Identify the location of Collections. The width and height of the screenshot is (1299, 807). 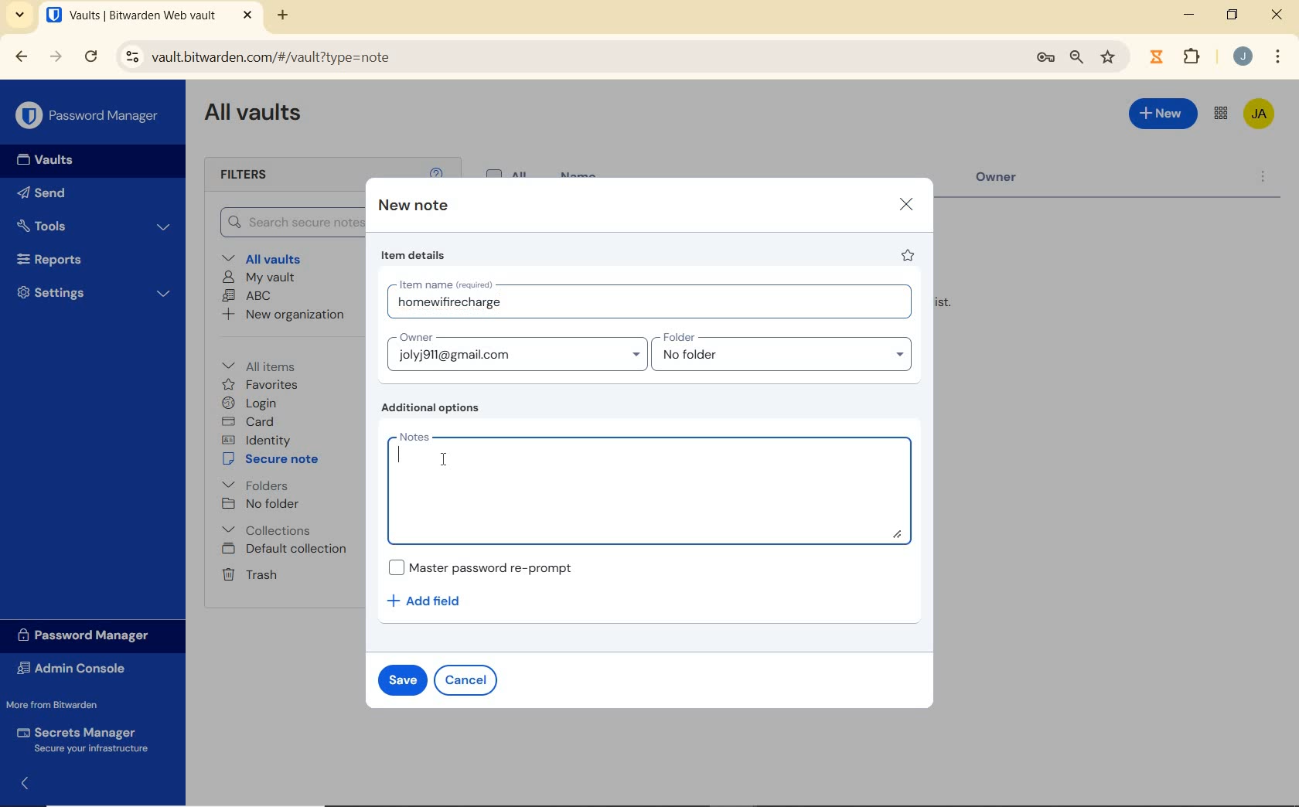
(270, 529).